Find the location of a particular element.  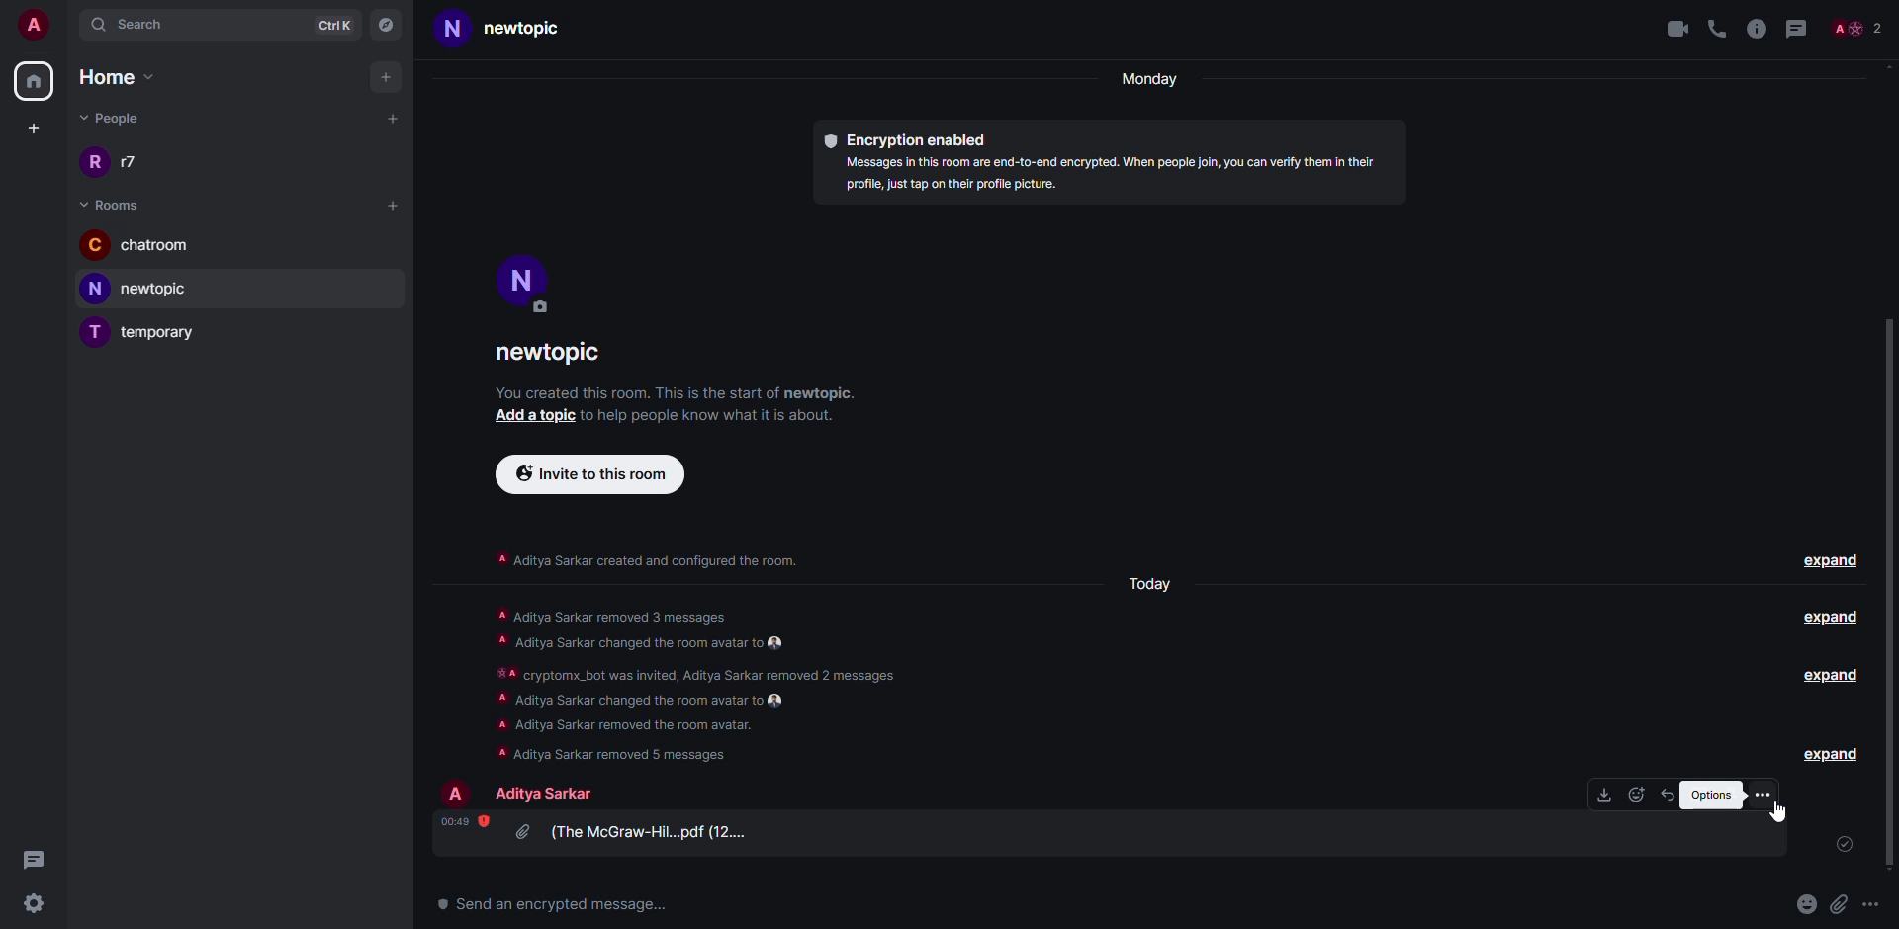

settings is located at coordinates (31, 901).